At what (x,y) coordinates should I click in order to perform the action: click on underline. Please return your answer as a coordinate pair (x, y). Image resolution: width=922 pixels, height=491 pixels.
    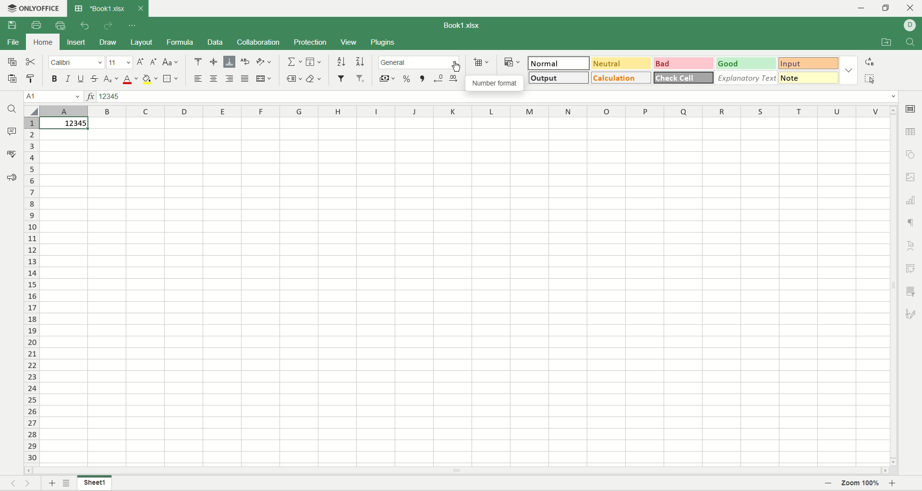
    Looking at the image, I should click on (82, 78).